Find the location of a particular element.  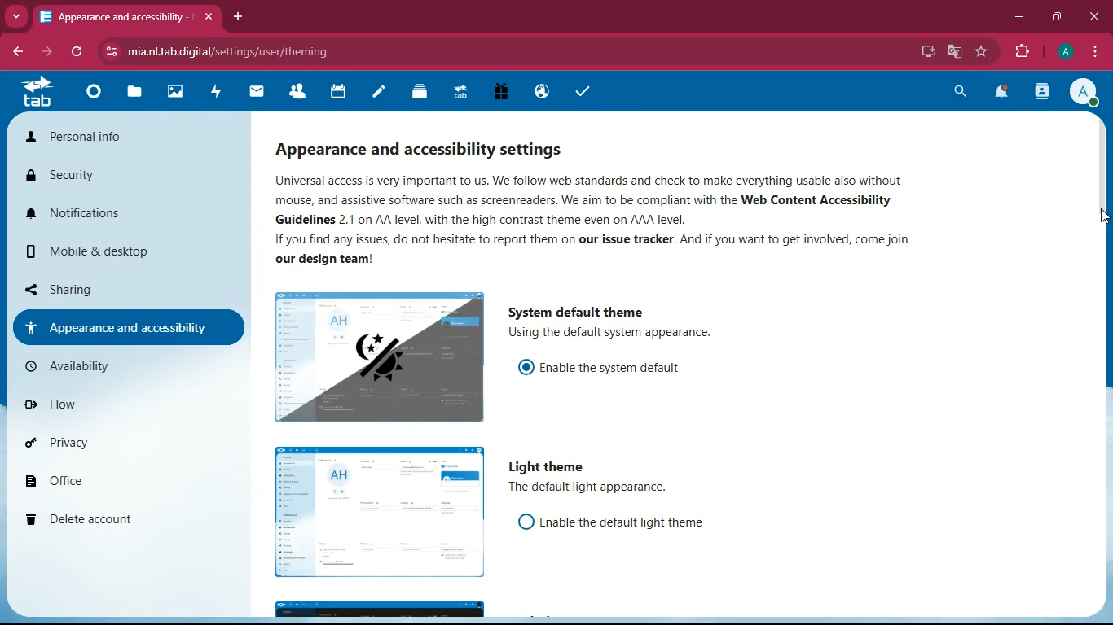

sharing is located at coordinates (119, 290).